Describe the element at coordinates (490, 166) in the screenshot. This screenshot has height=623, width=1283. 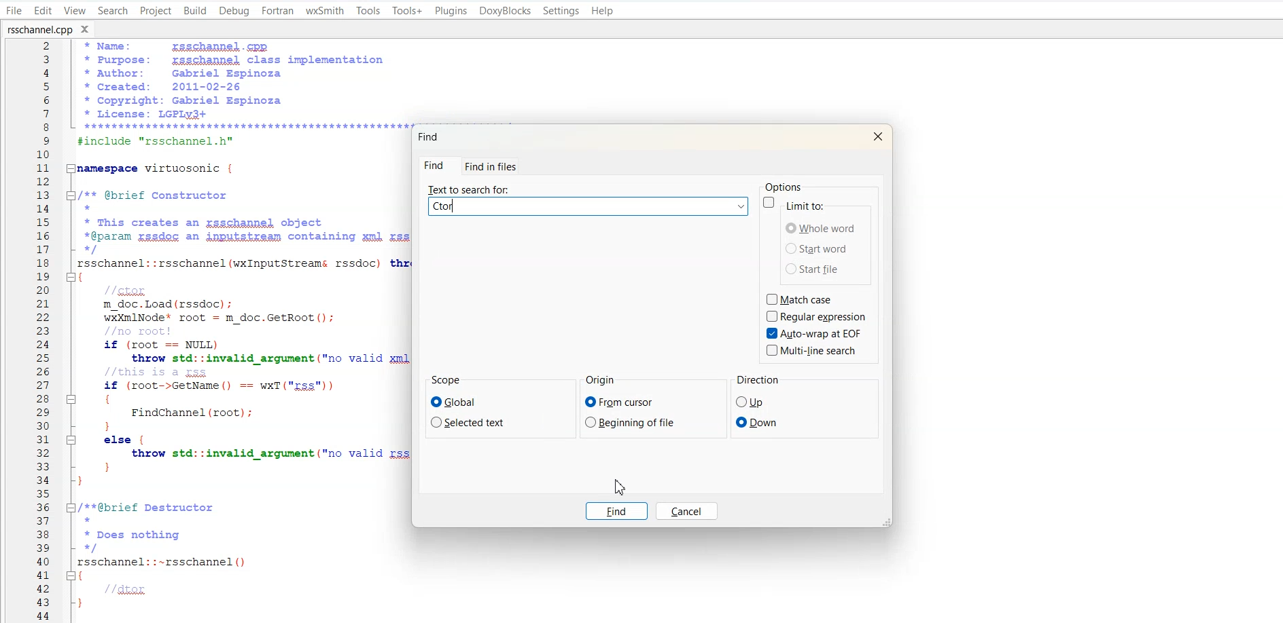
I see `Find in files` at that location.